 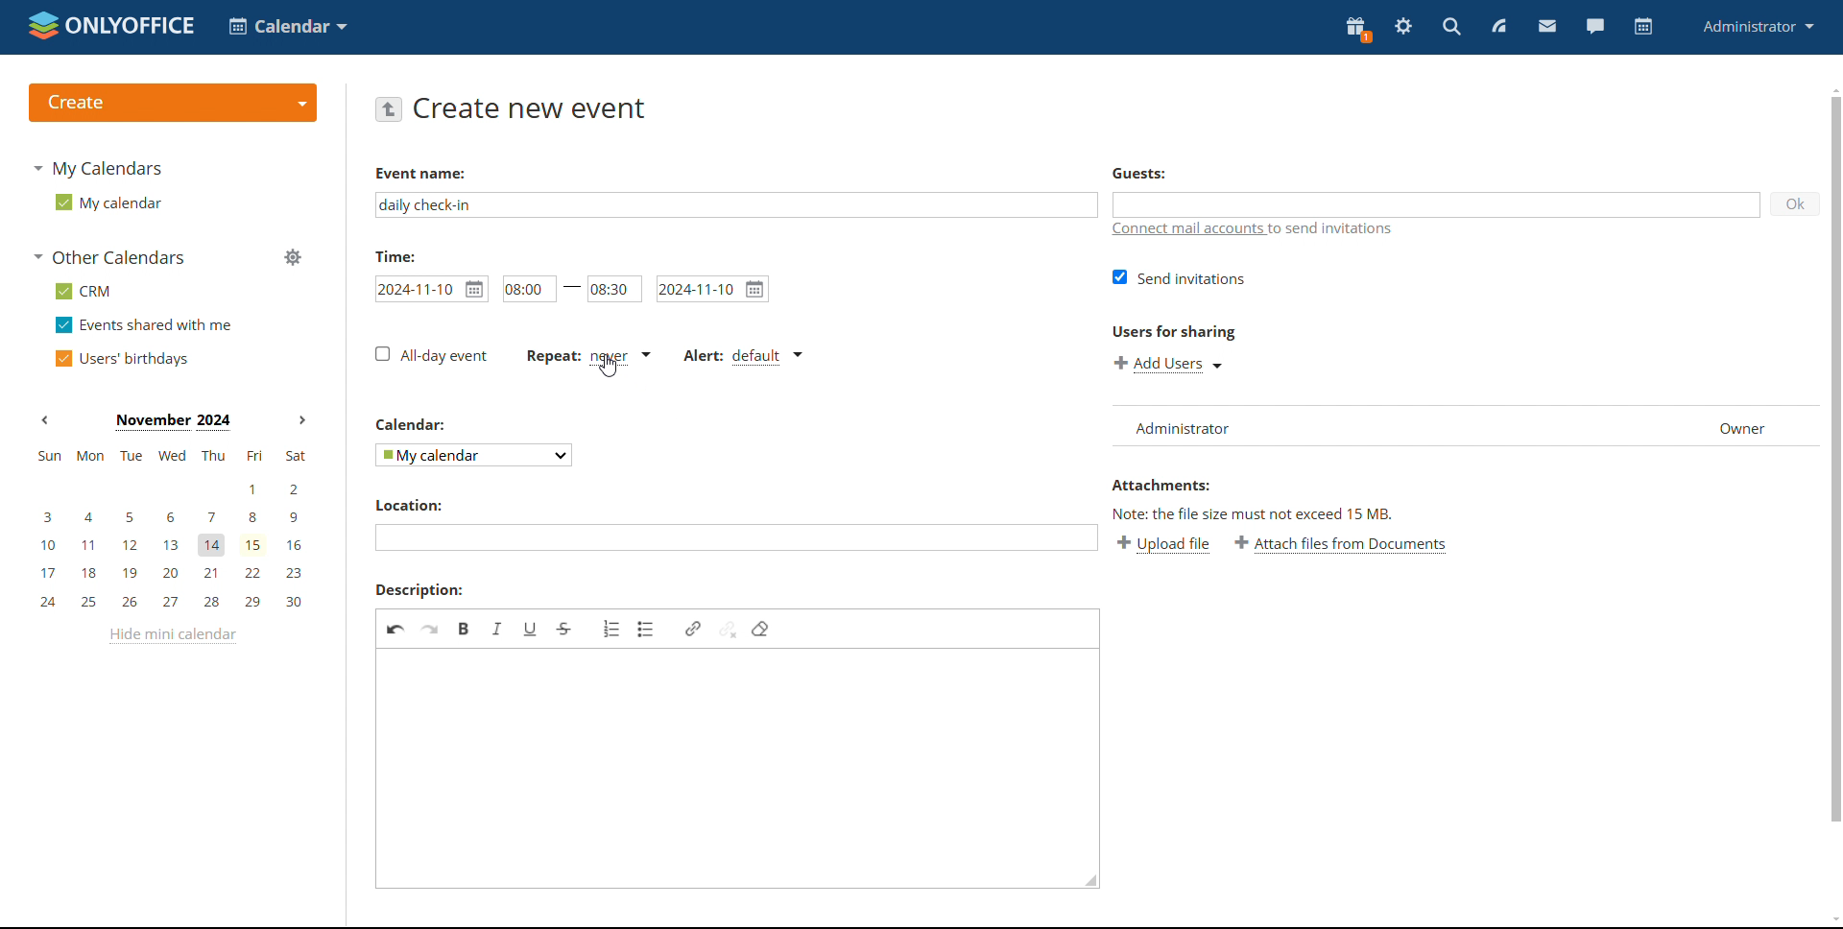 What do you see at coordinates (1165, 545) in the screenshot?
I see `upload file` at bounding box center [1165, 545].